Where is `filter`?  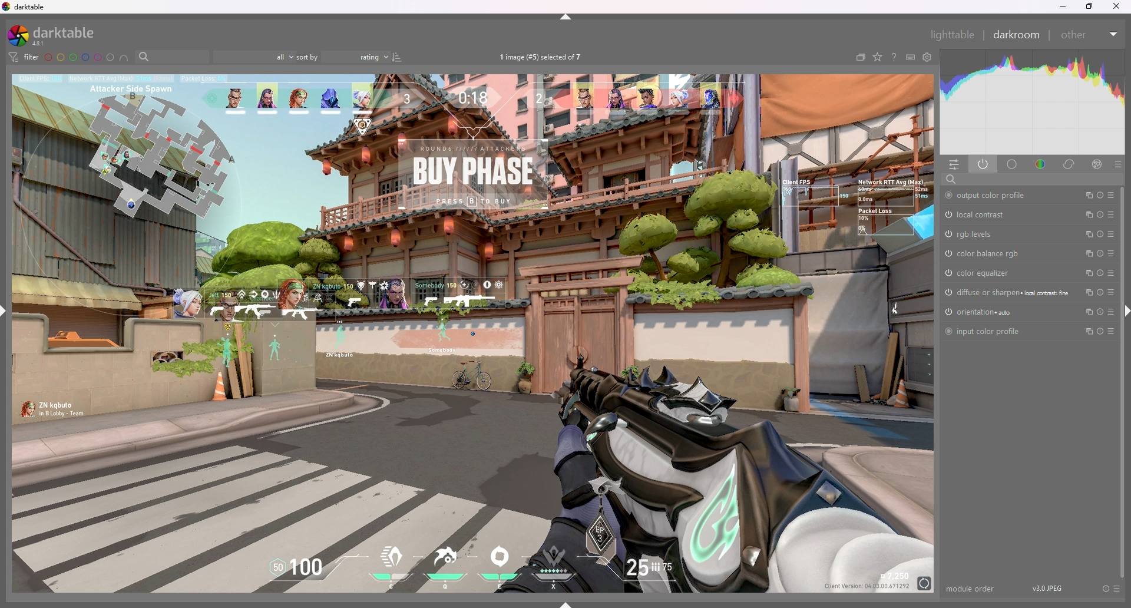 filter is located at coordinates (24, 57).